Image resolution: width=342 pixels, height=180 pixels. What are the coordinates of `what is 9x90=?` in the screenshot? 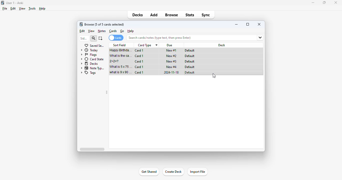 It's located at (121, 72).